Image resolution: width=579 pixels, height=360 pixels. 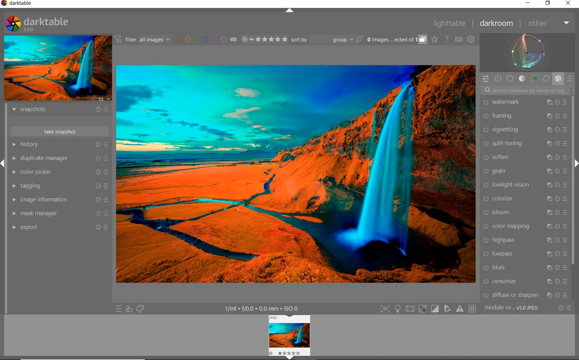 I want to click on HELP ONLINE, so click(x=447, y=39).